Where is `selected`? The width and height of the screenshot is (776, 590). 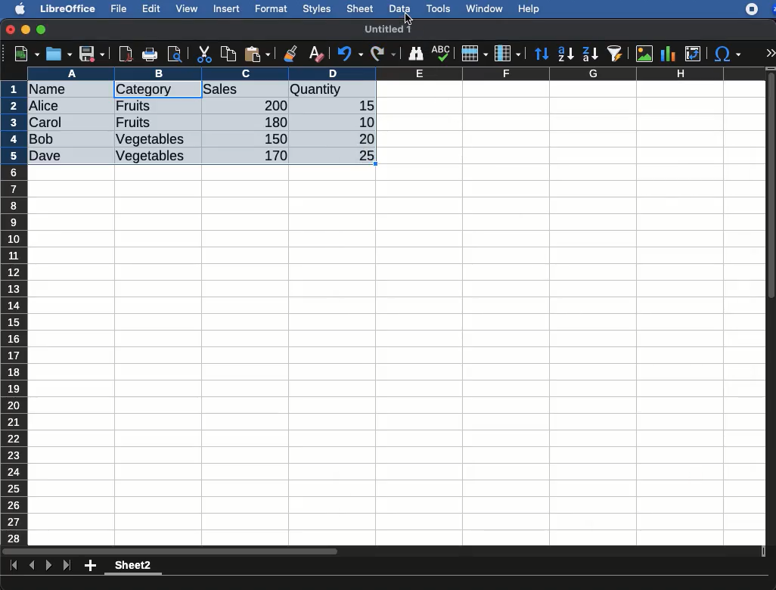 selected is located at coordinates (186, 89).